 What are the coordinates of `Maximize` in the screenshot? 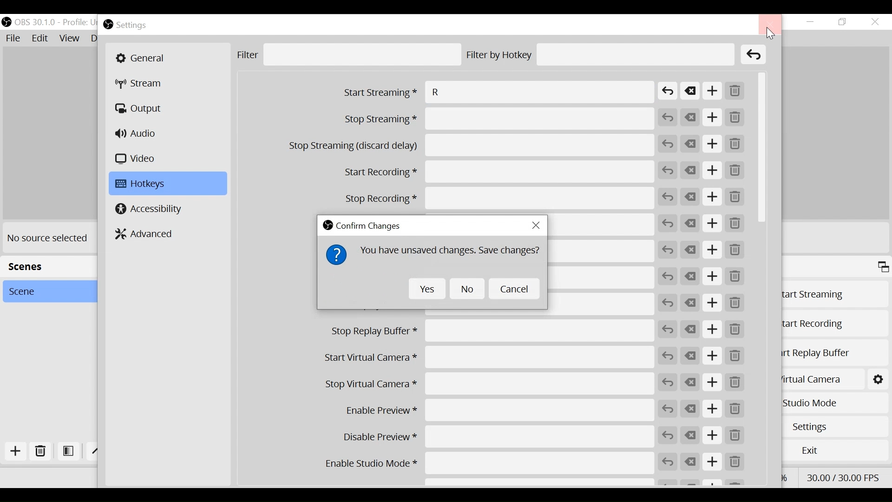 It's located at (883, 268).